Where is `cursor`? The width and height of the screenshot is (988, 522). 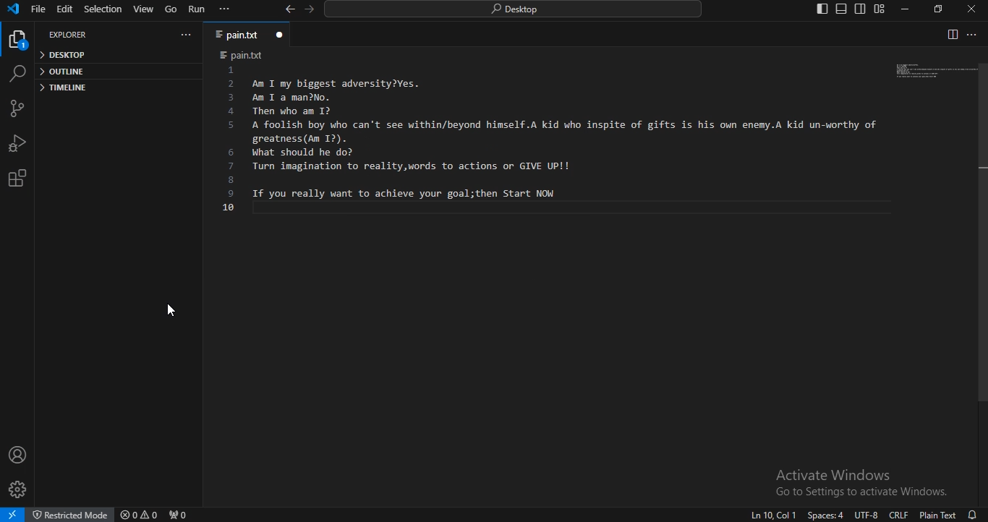
cursor is located at coordinates (171, 311).